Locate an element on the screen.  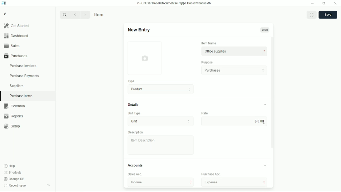
expense is located at coordinates (235, 182).